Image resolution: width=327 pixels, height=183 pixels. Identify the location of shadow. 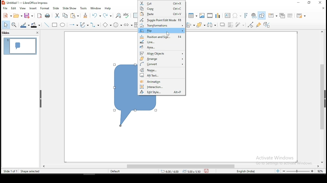
(221, 25).